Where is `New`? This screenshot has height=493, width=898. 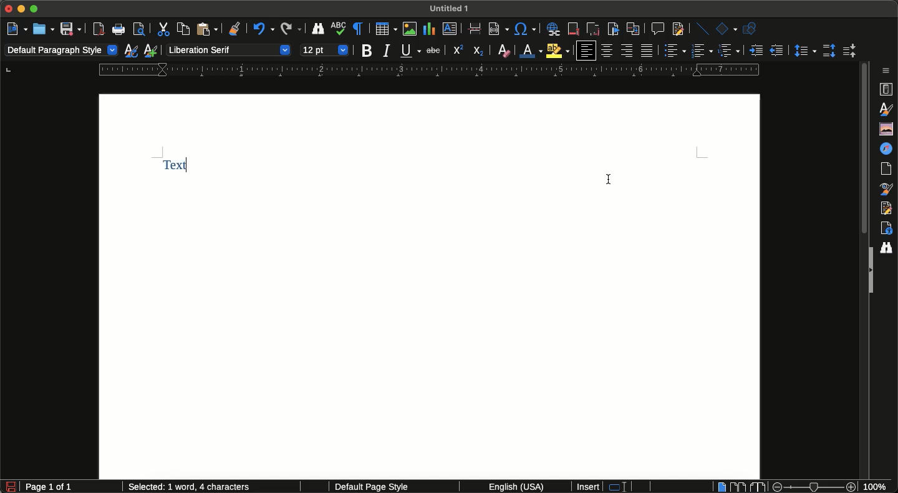
New is located at coordinates (17, 27).